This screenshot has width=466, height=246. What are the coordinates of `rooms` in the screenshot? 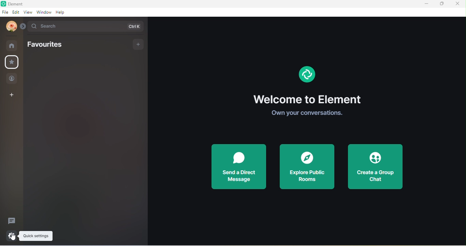 It's located at (12, 45).